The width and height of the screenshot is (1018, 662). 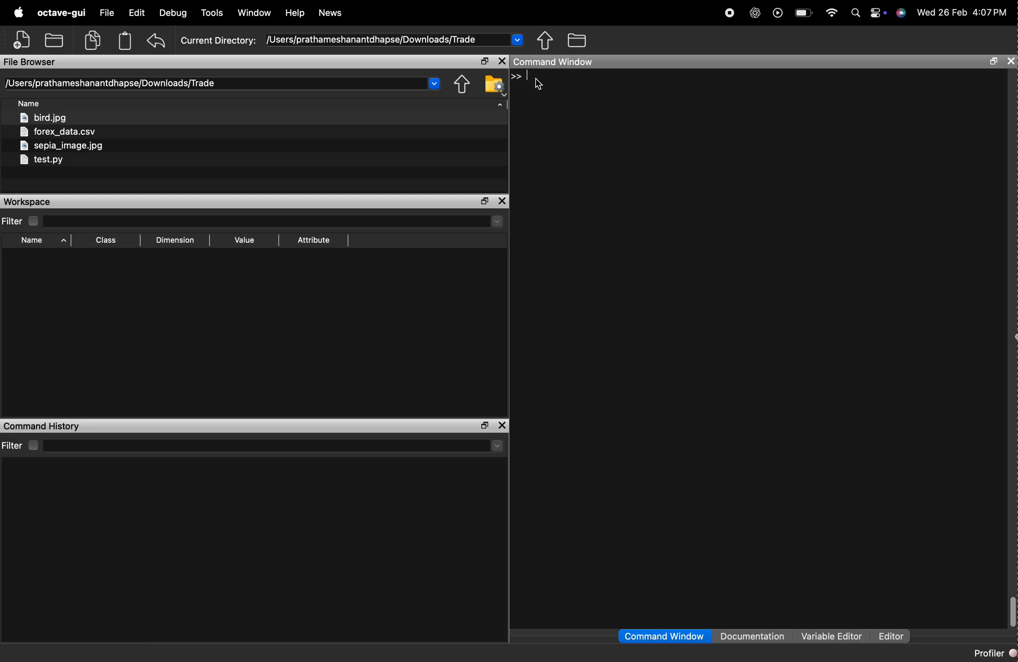 I want to click on command window, so click(x=664, y=635).